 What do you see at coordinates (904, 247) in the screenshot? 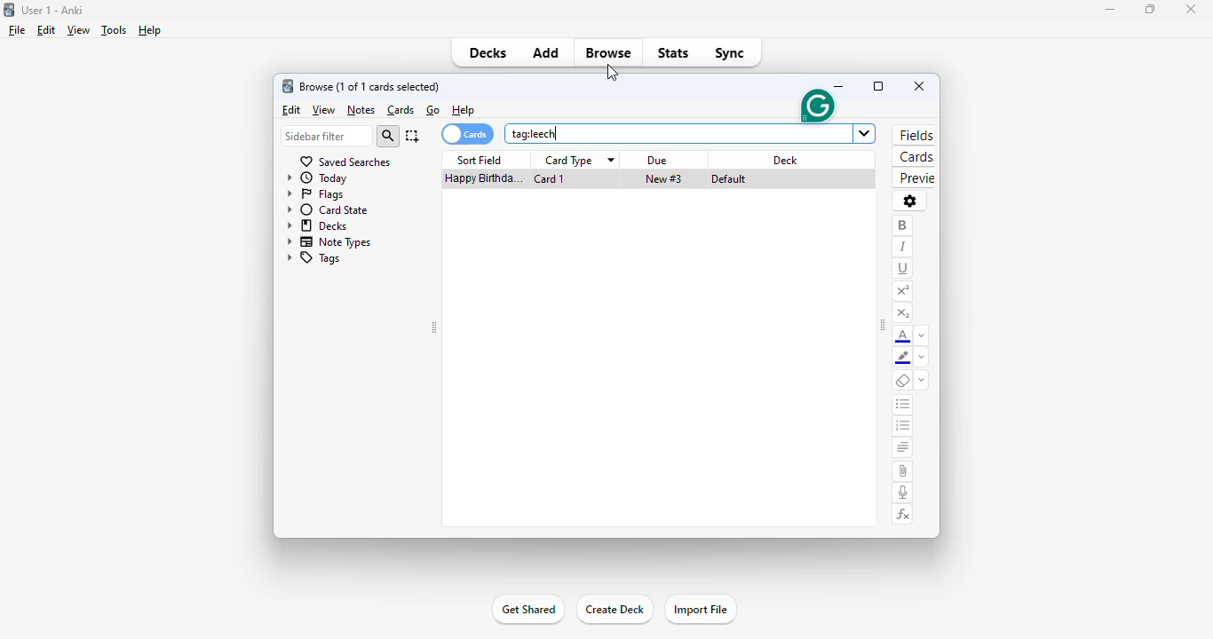
I see `italic` at bounding box center [904, 247].